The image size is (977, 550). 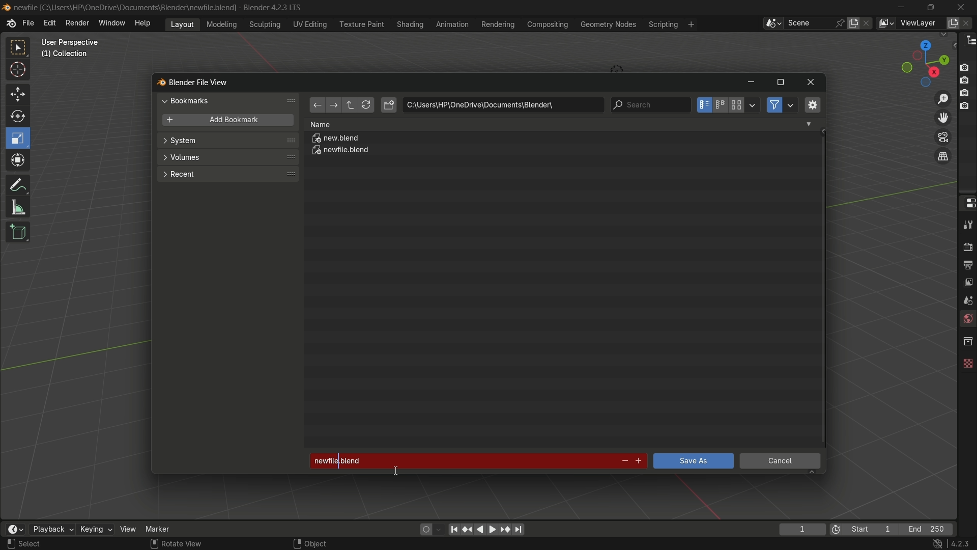 I want to click on view layer name, so click(x=920, y=23).